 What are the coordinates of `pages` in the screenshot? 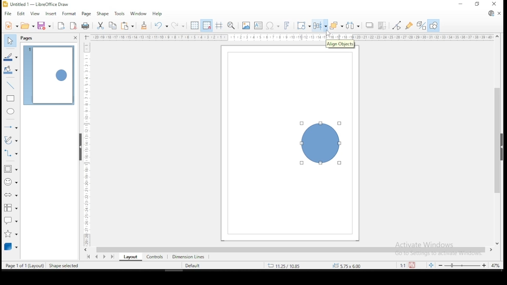 It's located at (28, 38).